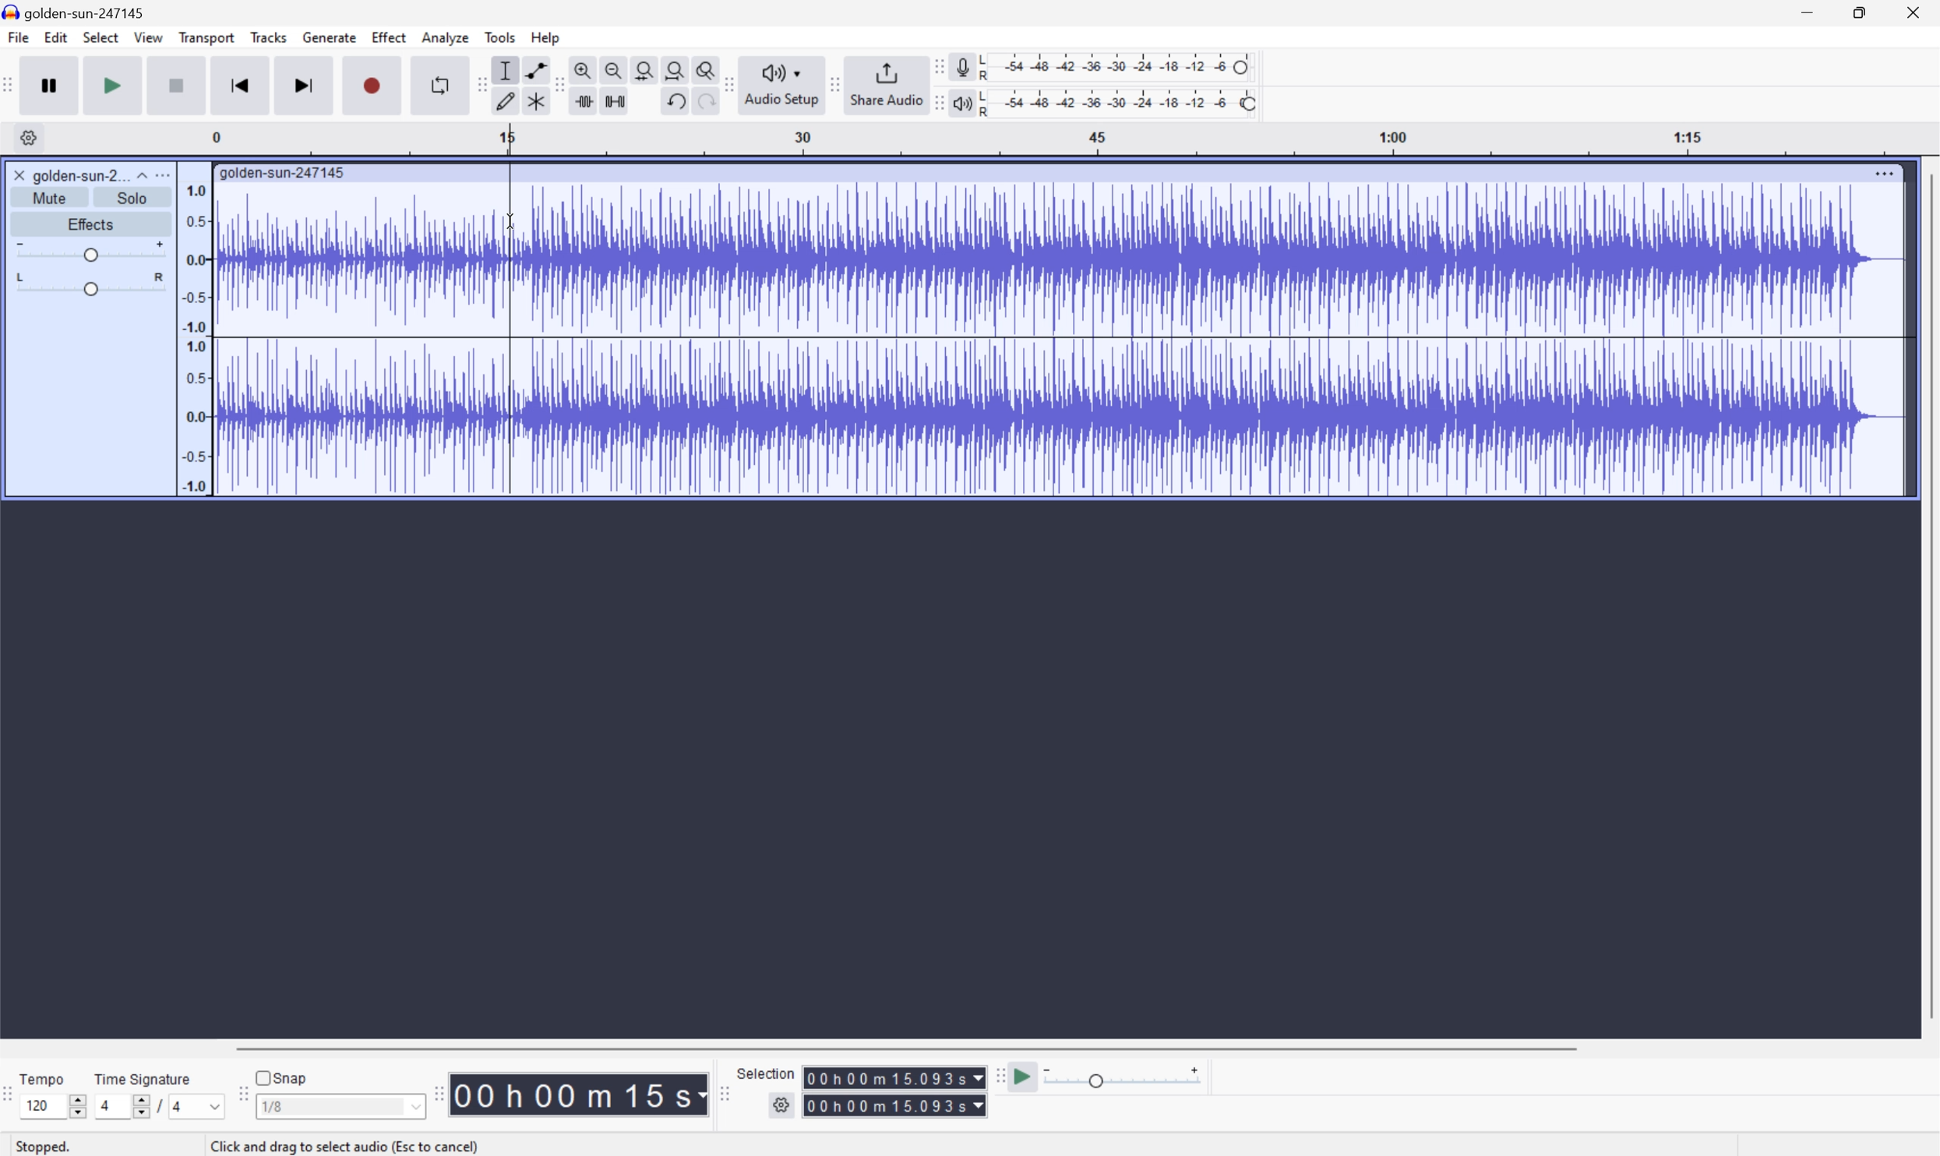 The image size is (1940, 1156). I want to click on Slider, so click(74, 1104).